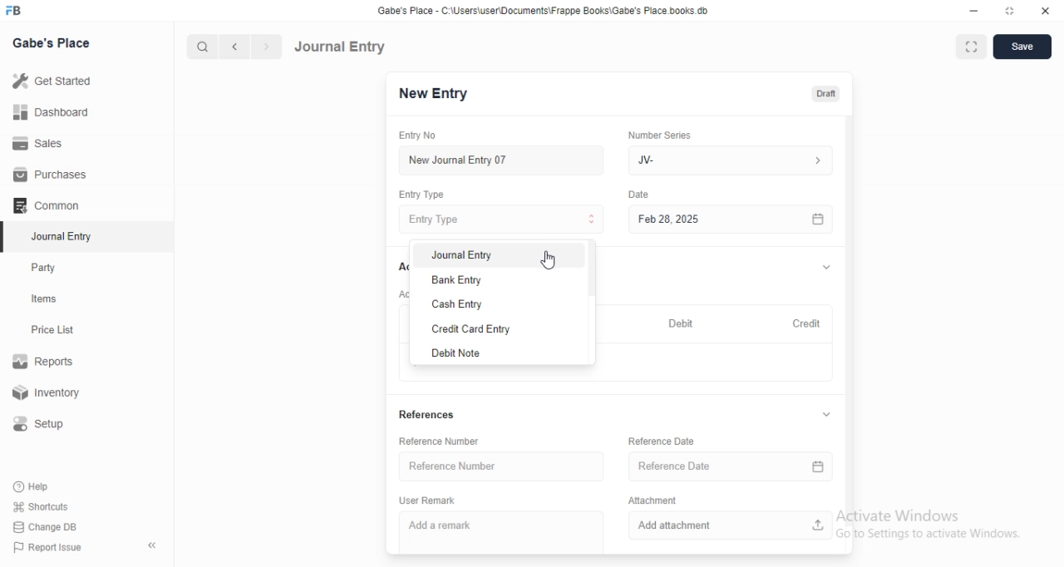 The image size is (1064, 567). I want to click on fullscreen, so click(972, 48).